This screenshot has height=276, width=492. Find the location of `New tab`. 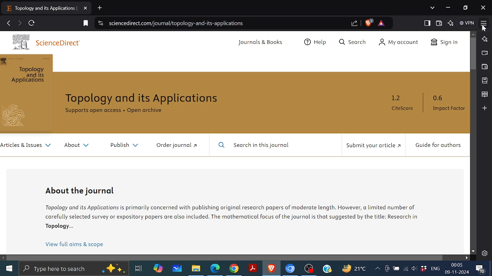

New tab is located at coordinates (100, 8).